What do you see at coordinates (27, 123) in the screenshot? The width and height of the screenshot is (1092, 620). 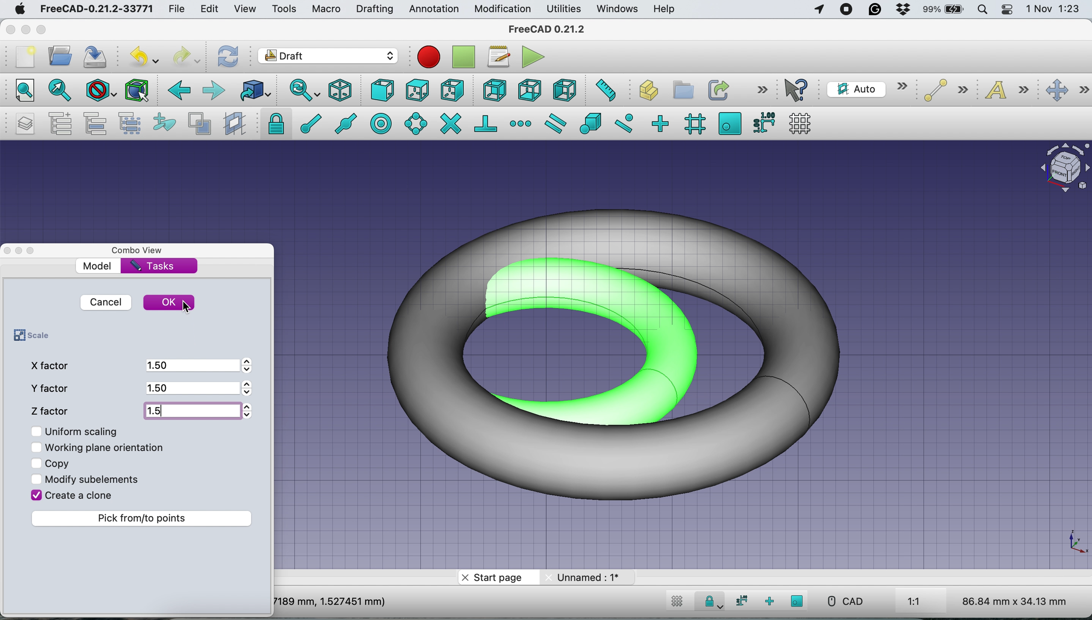 I see `manage layers` at bounding box center [27, 123].